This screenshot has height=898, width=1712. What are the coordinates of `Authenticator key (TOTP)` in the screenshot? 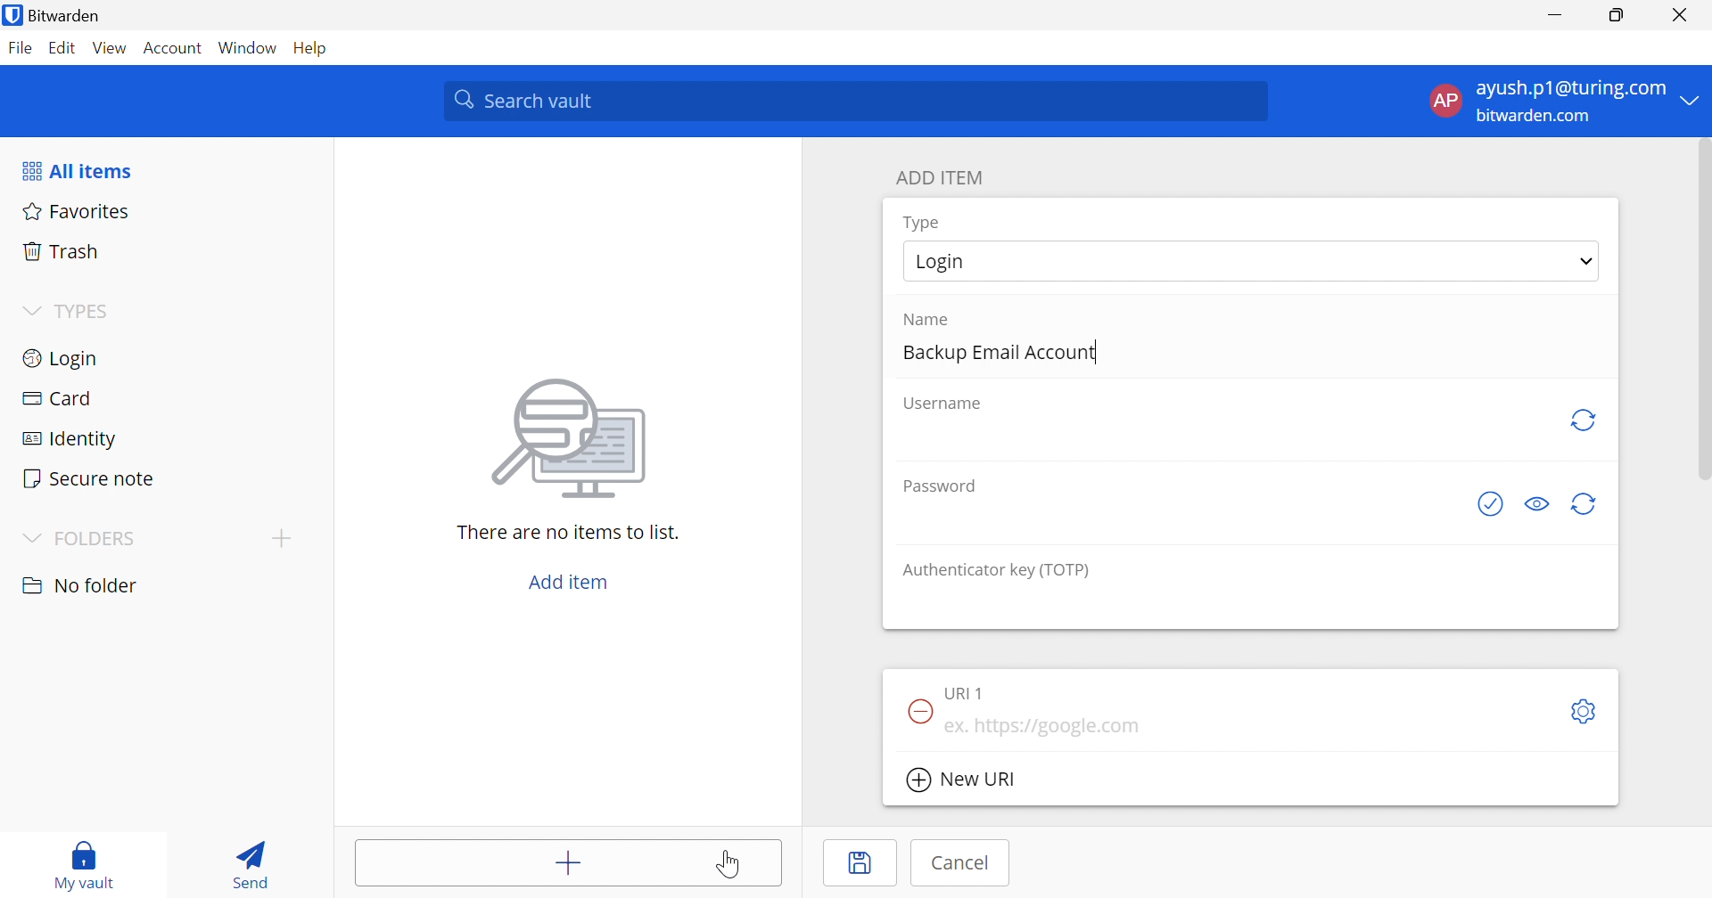 It's located at (996, 572).